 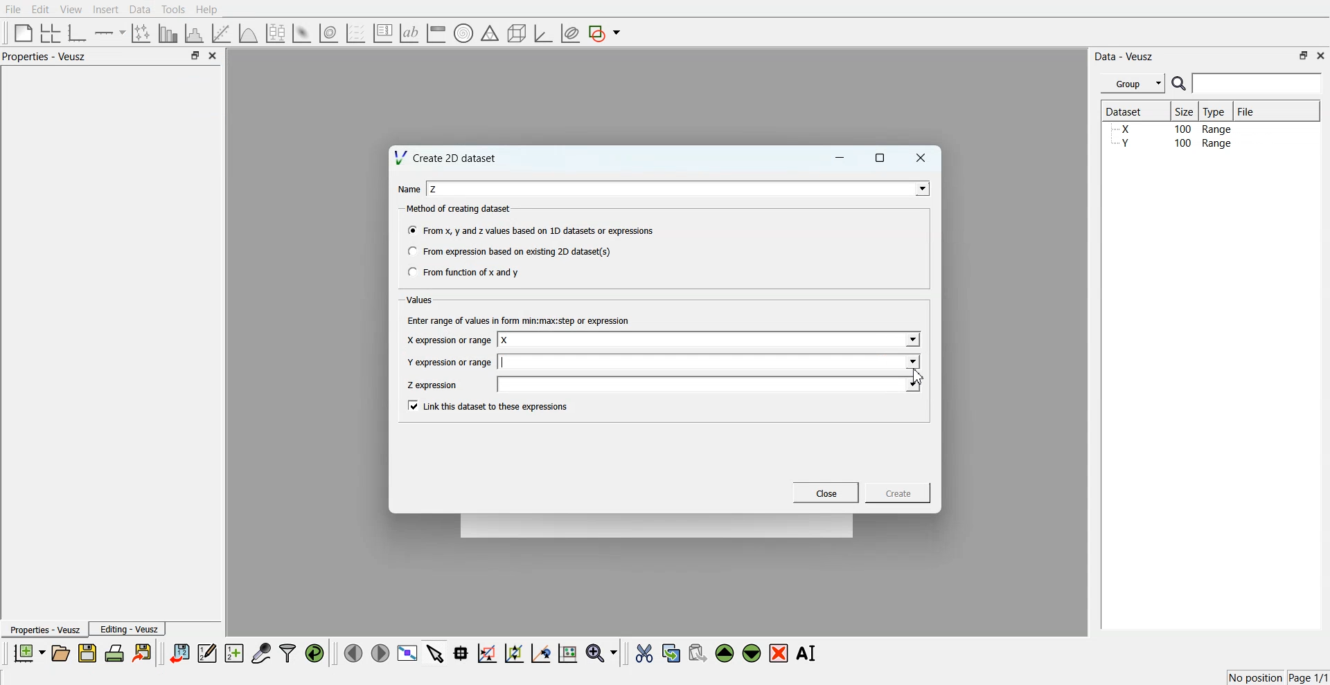 I want to click on 3D Volume, so click(x=328, y=33).